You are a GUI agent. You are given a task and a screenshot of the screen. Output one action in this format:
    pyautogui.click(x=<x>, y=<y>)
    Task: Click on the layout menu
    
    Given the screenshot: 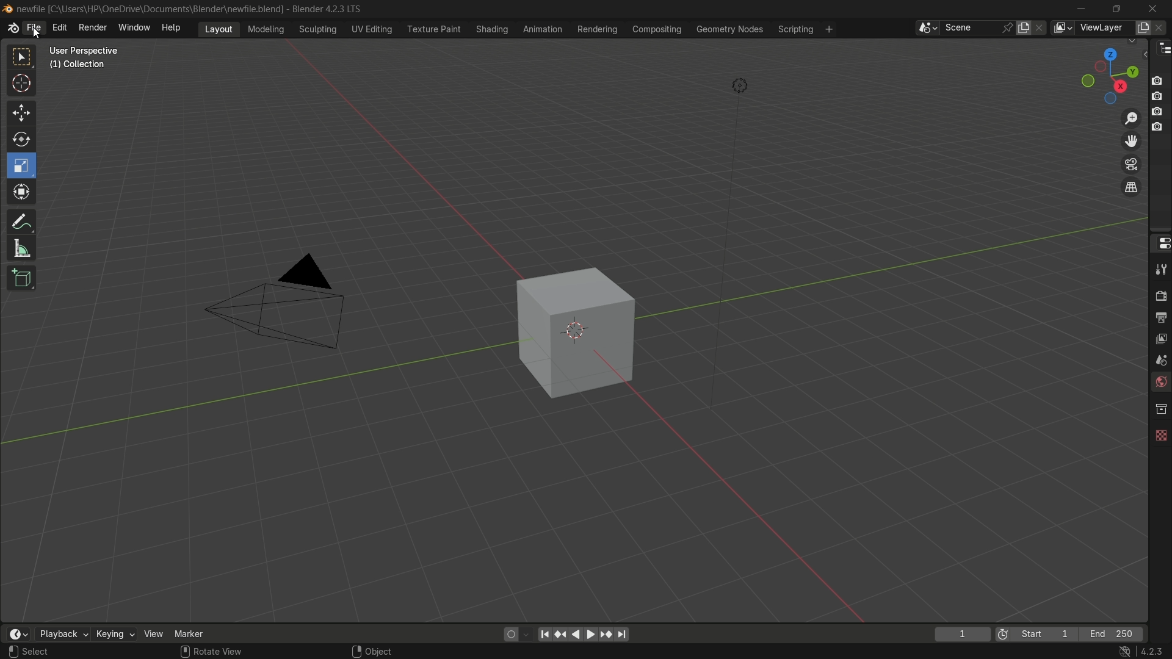 What is the action you would take?
    pyautogui.click(x=219, y=28)
    